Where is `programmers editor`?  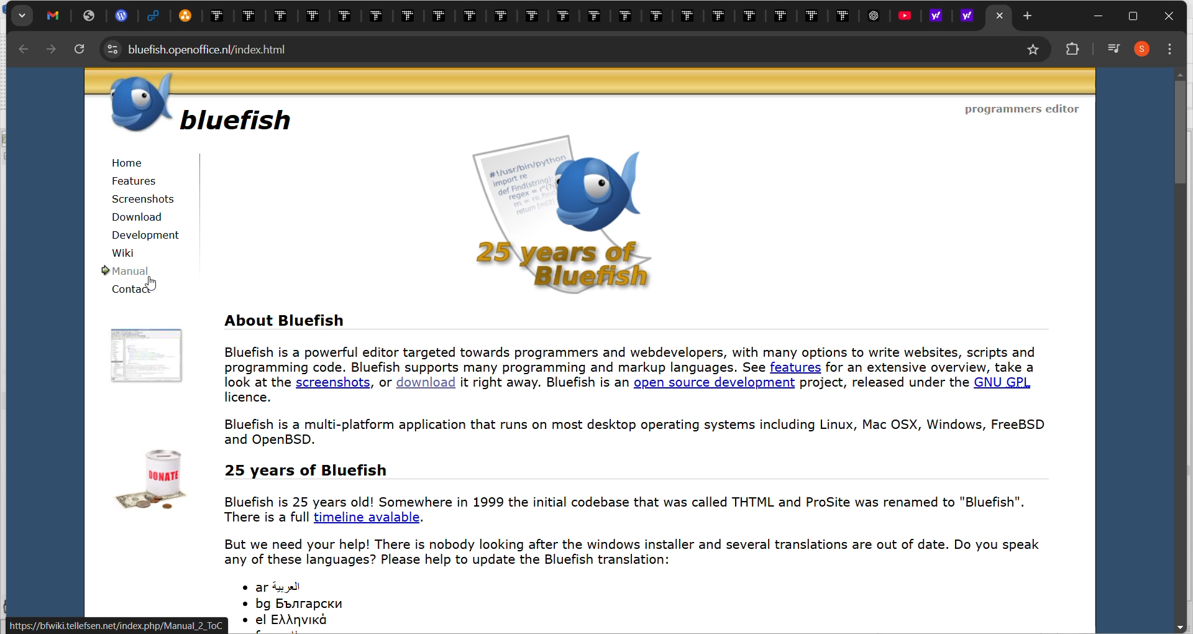 programmers editor is located at coordinates (1010, 113).